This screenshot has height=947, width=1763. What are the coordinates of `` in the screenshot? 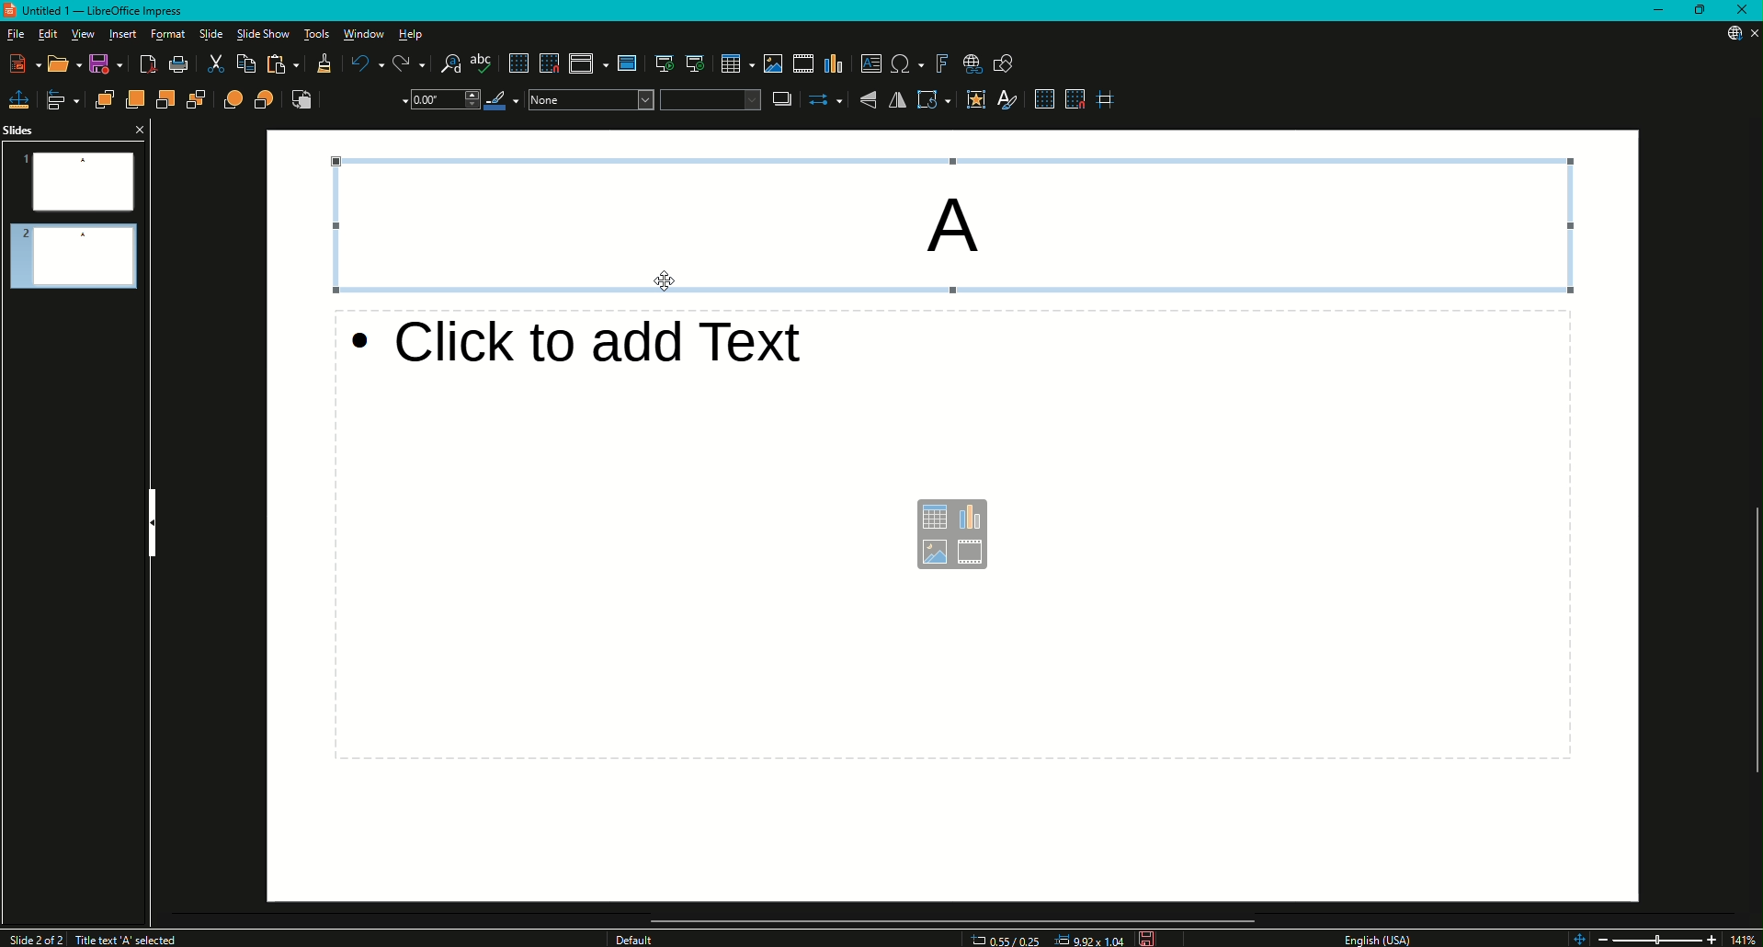 It's located at (638, 940).